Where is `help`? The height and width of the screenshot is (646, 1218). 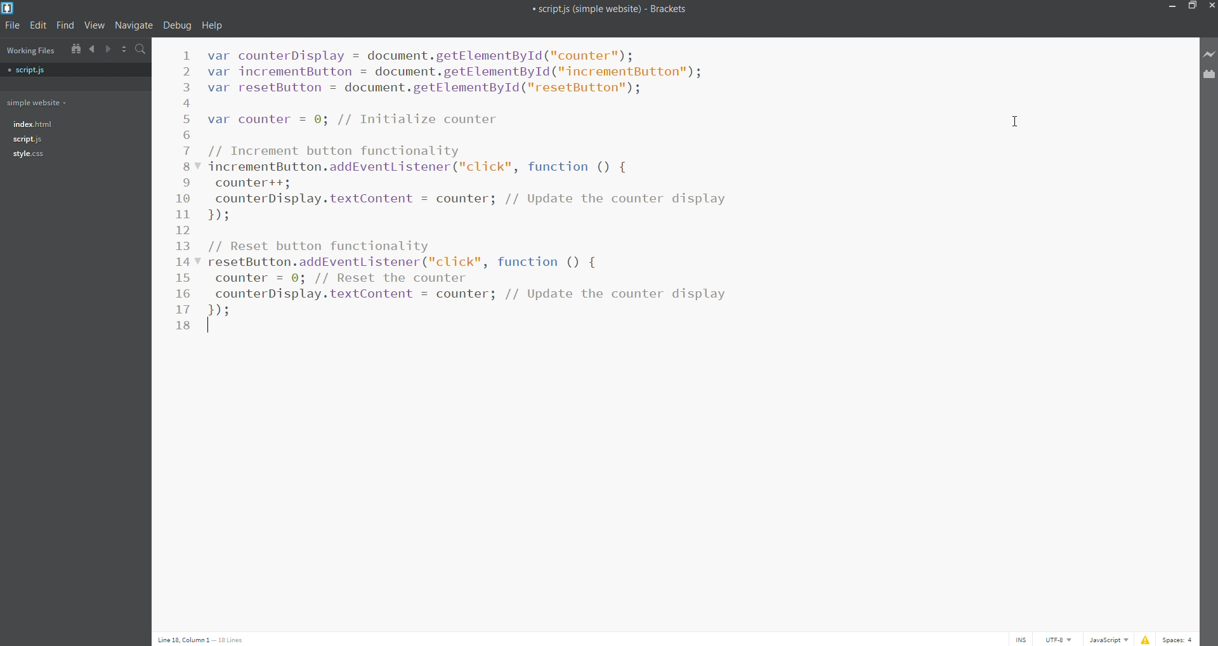
help is located at coordinates (212, 25).